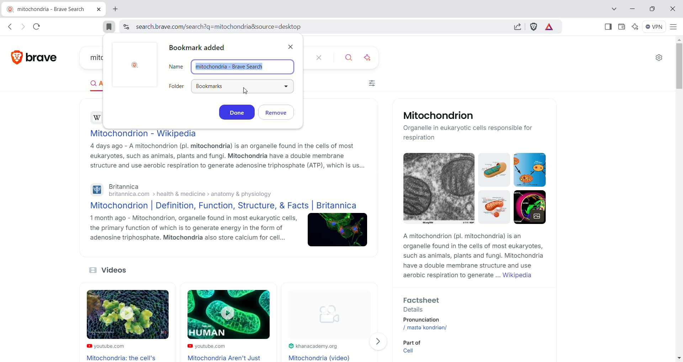 The image size is (683, 362). I want to click on close, so click(318, 58).